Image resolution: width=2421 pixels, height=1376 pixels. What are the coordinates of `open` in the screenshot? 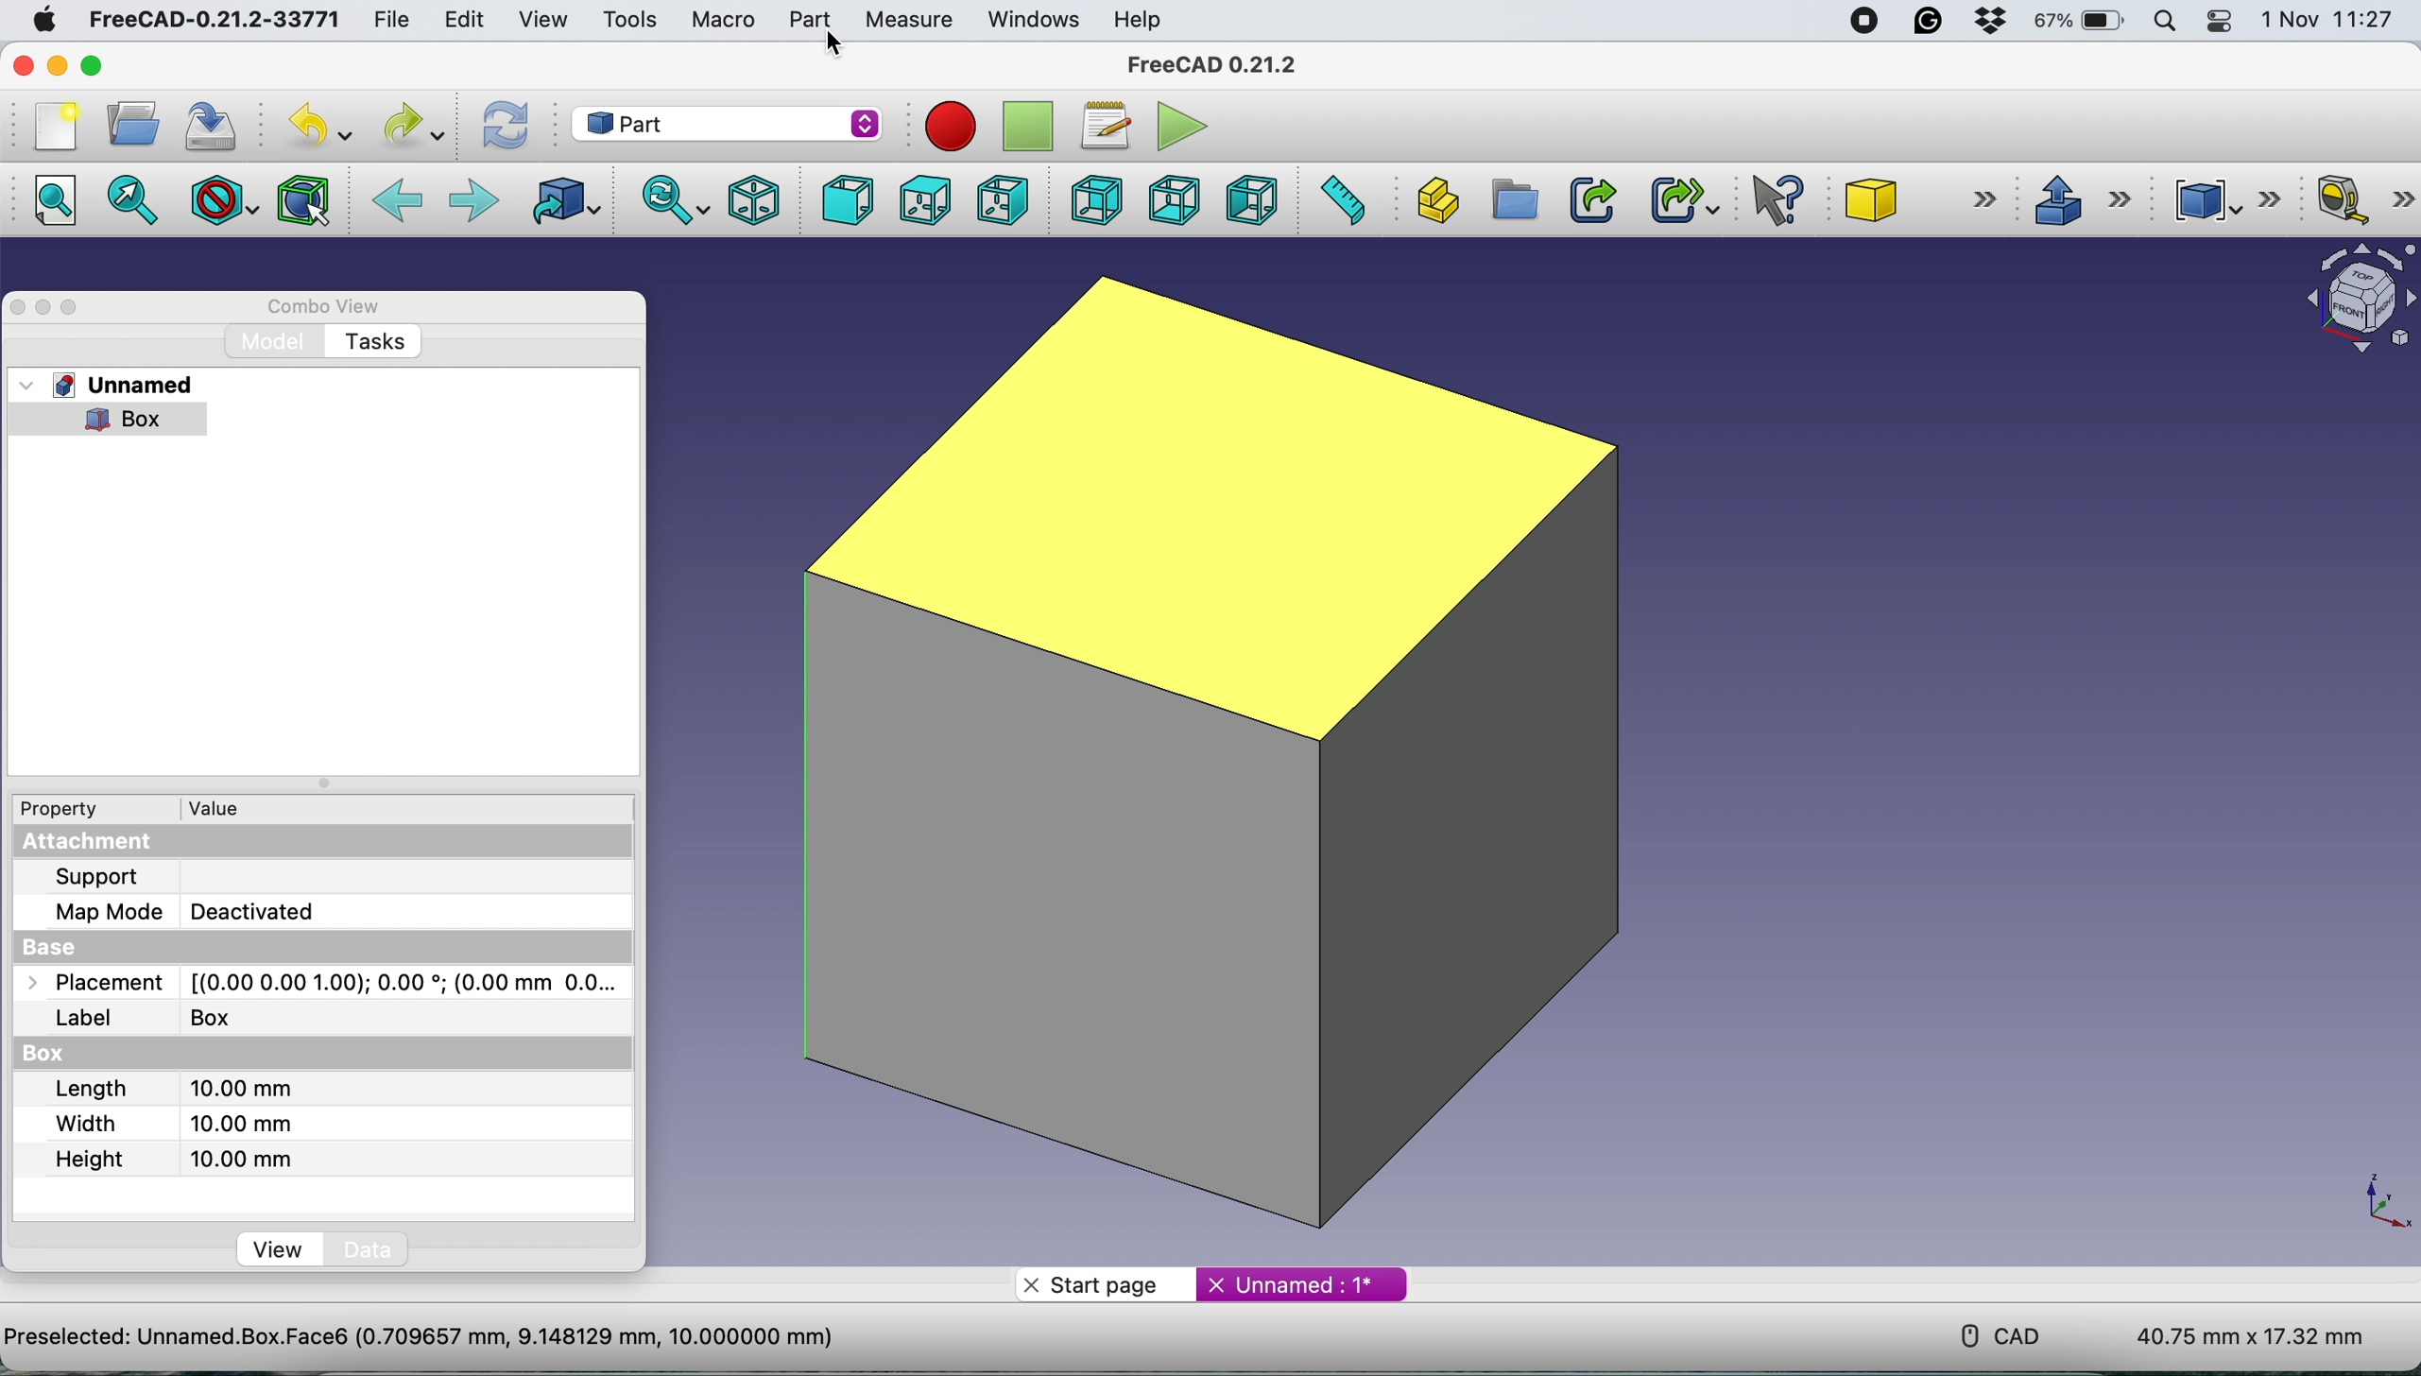 It's located at (135, 125).